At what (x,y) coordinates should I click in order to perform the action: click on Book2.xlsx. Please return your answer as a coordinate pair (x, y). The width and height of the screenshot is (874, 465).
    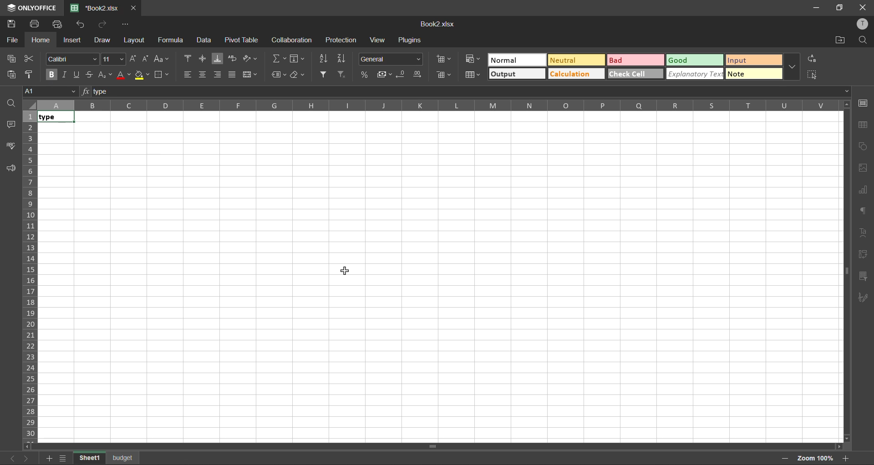
    Looking at the image, I should click on (96, 8).